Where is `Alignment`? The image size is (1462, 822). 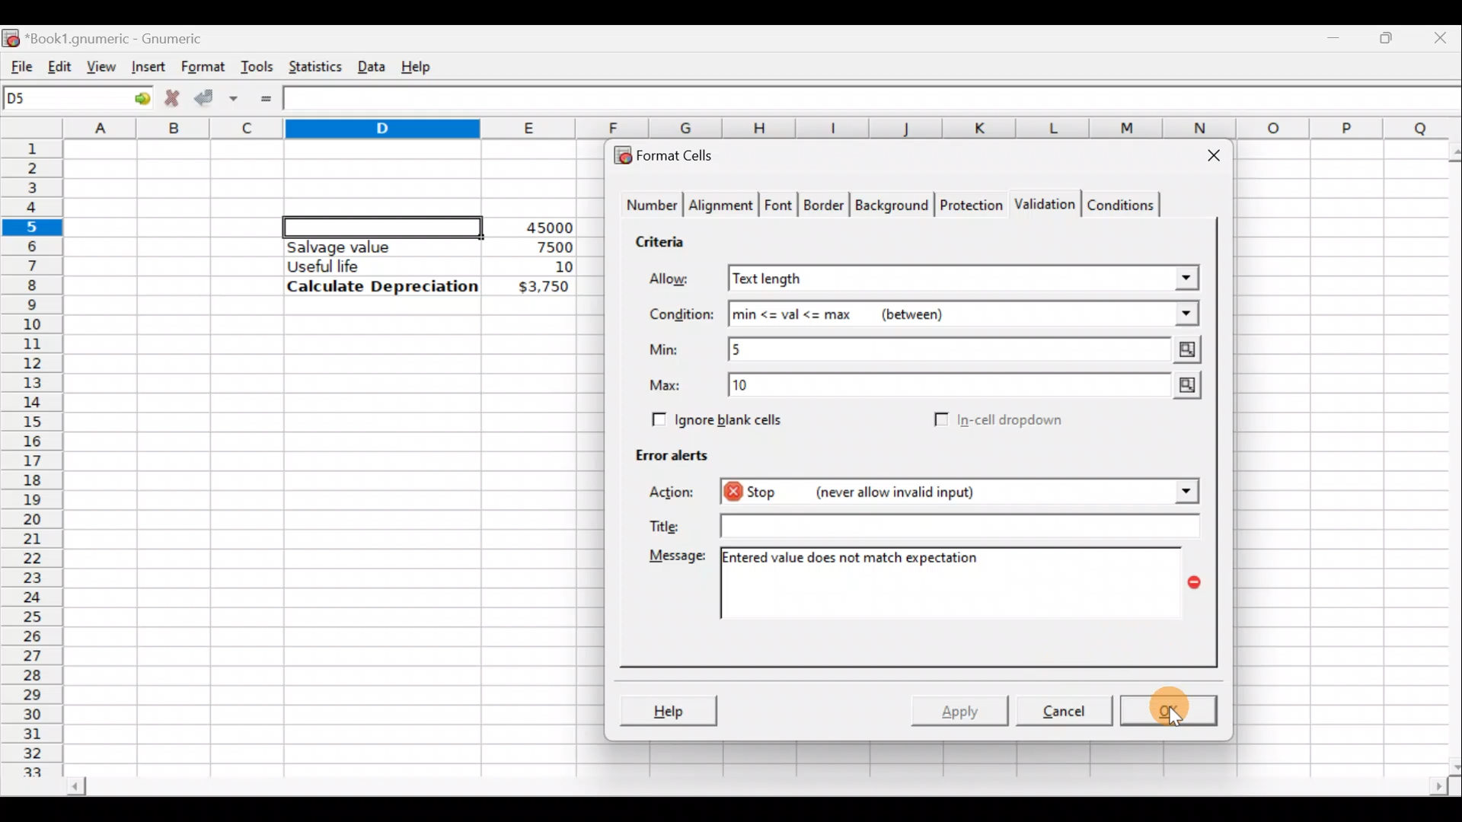
Alignment is located at coordinates (722, 207).